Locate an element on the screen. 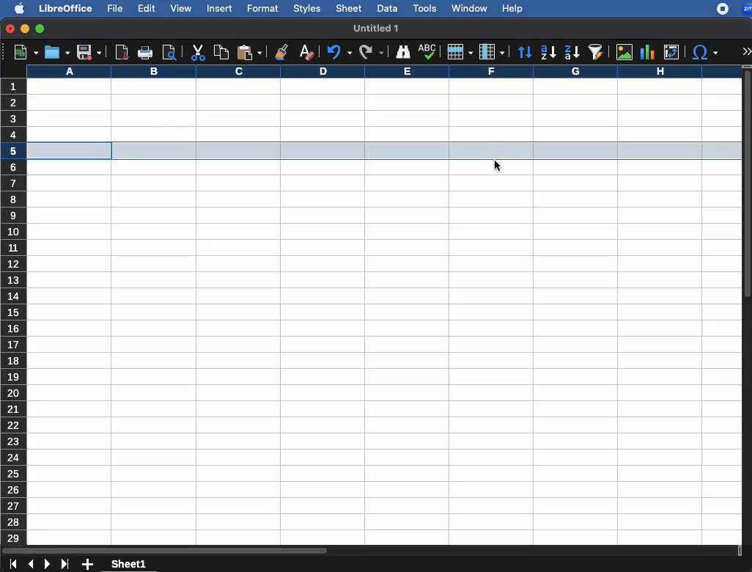 The height and width of the screenshot is (572, 752). clear formatting is located at coordinates (305, 51).